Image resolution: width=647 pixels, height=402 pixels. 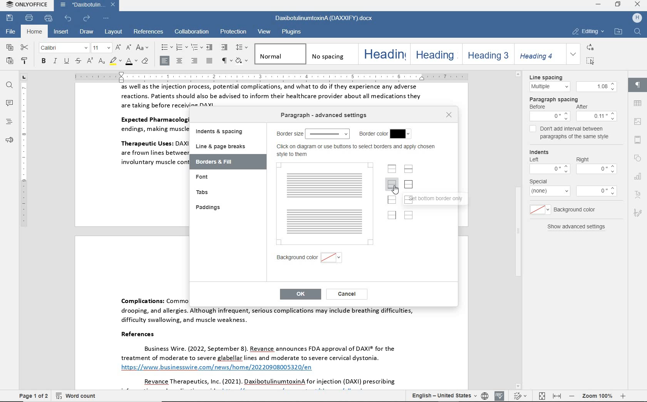 What do you see at coordinates (443, 396) in the screenshot?
I see `text language` at bounding box center [443, 396].